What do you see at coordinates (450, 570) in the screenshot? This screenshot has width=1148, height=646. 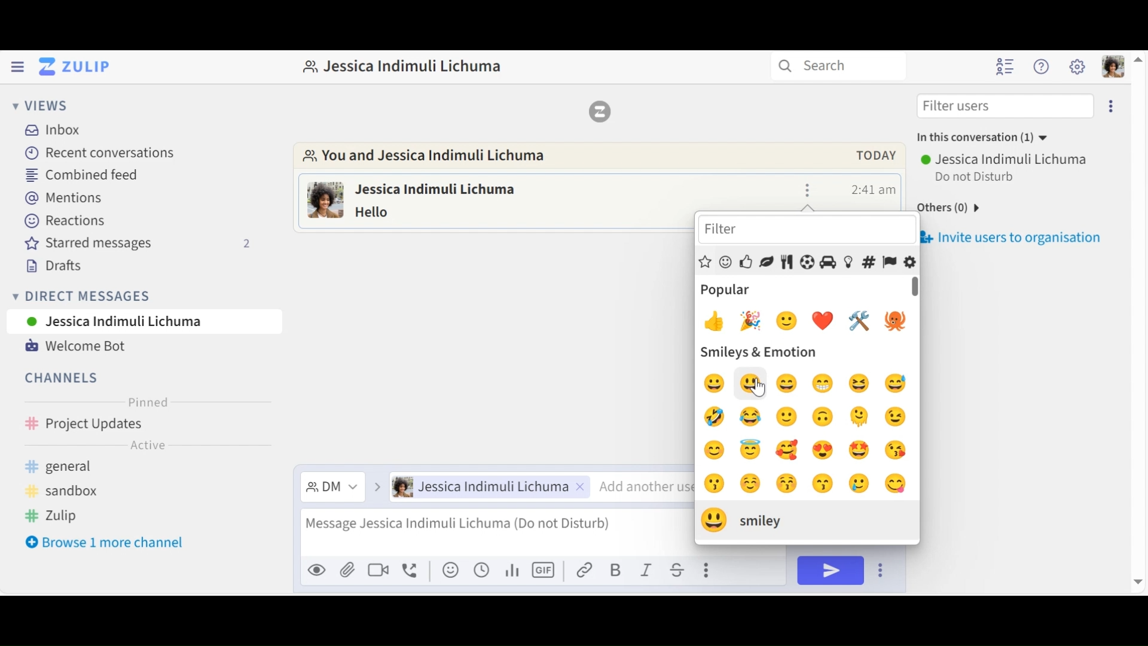 I see `Add an emoji` at bounding box center [450, 570].